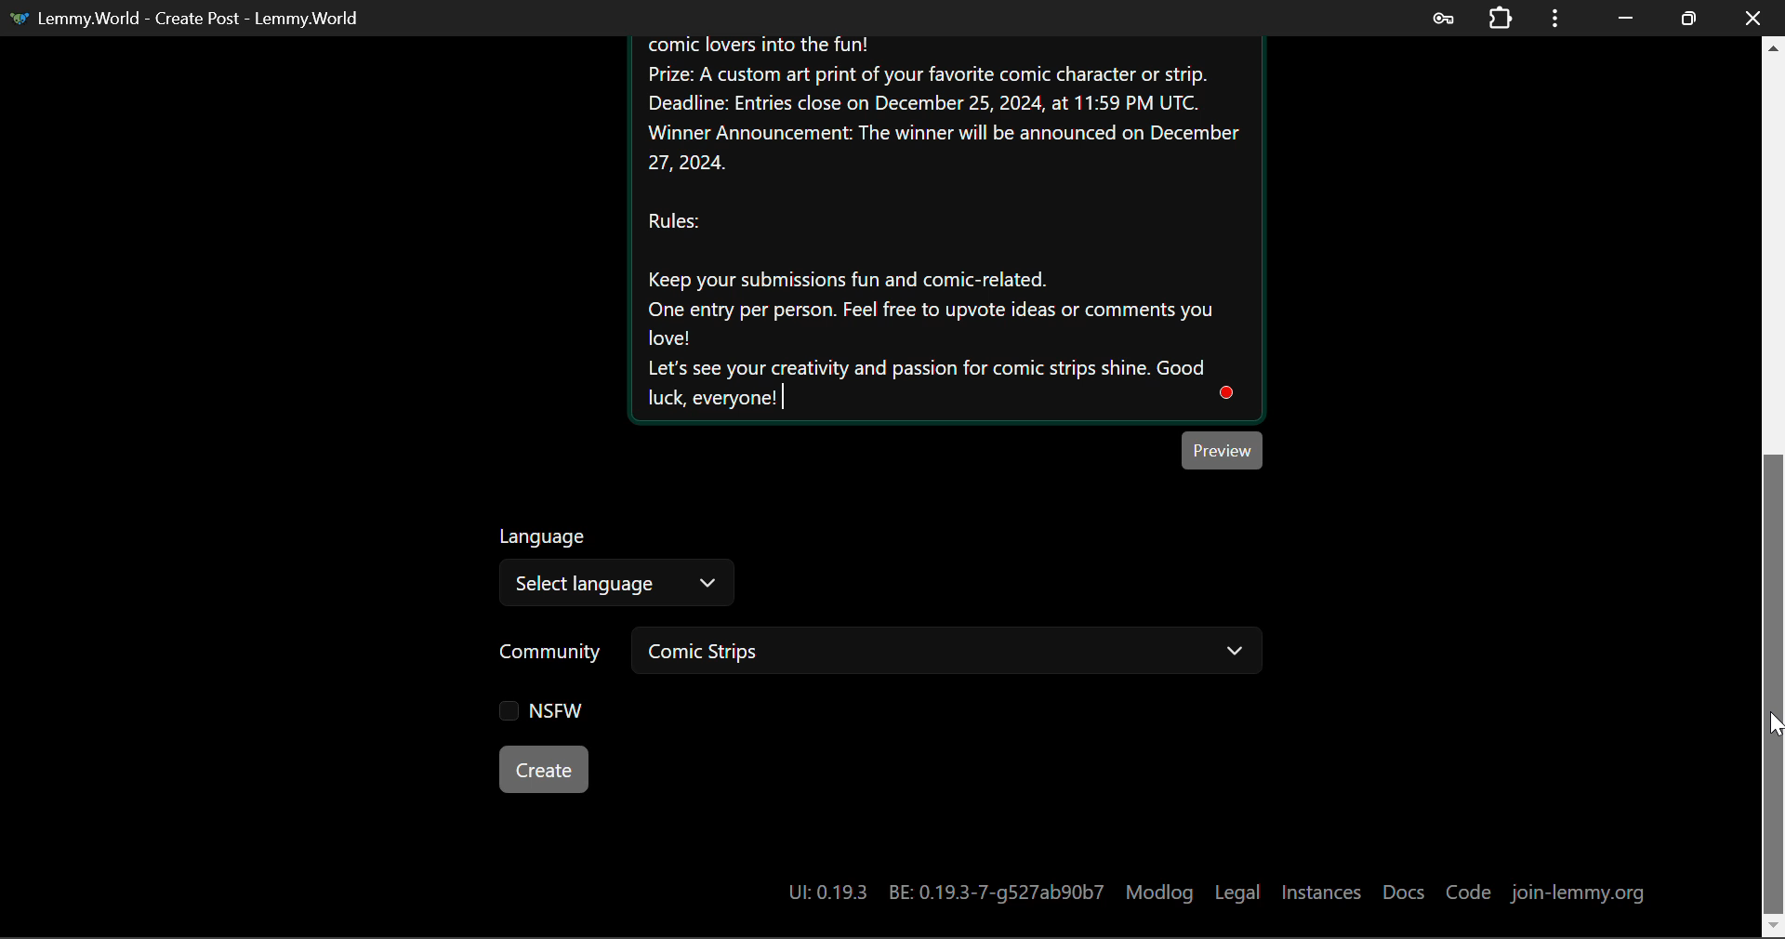 Image resolution: width=1785 pixels, height=939 pixels. What do you see at coordinates (1625, 17) in the screenshot?
I see `Restore Down` at bounding box center [1625, 17].